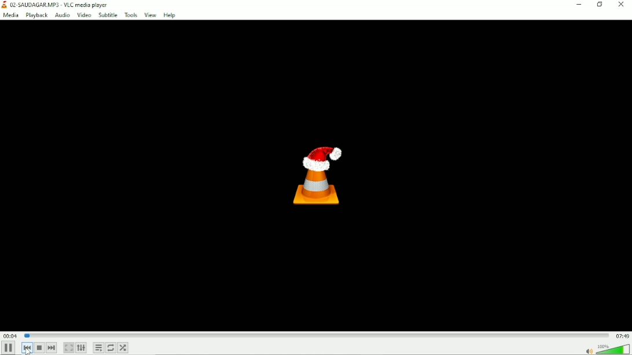 The image size is (632, 355). What do you see at coordinates (83, 16) in the screenshot?
I see `Video` at bounding box center [83, 16].